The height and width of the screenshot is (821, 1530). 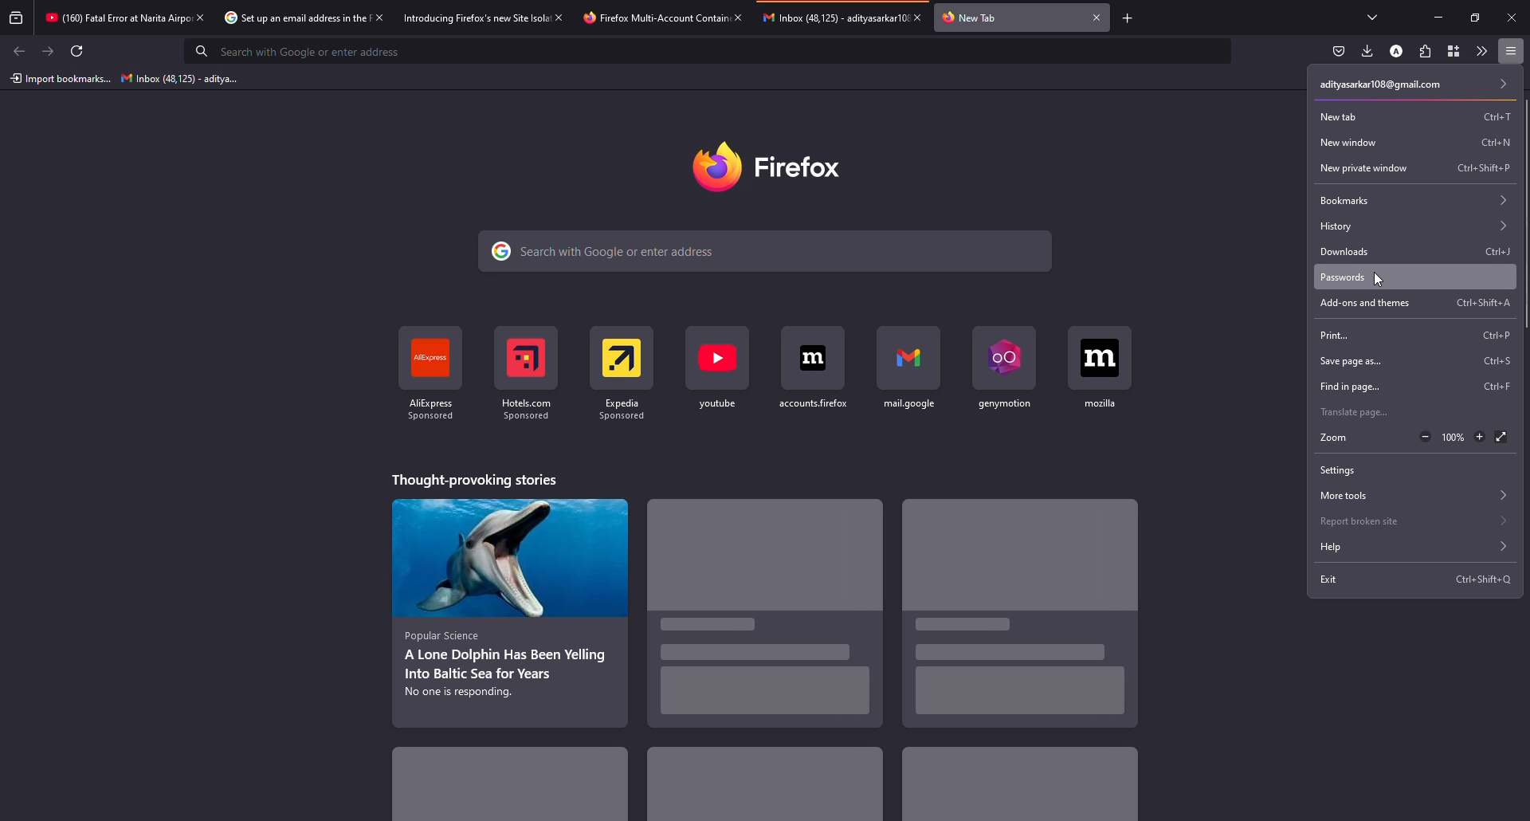 I want to click on tab, so click(x=475, y=17).